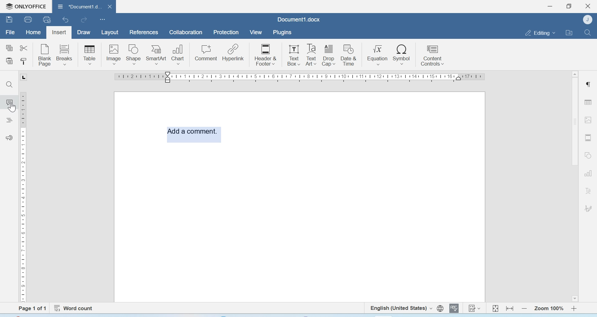 The image size is (597, 317). What do you see at coordinates (45, 55) in the screenshot?
I see `Blank page` at bounding box center [45, 55].